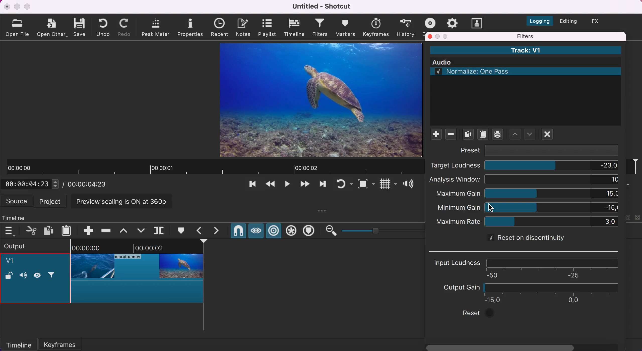 The width and height of the screenshot is (642, 351). What do you see at coordinates (201, 230) in the screenshot?
I see `previous marker` at bounding box center [201, 230].